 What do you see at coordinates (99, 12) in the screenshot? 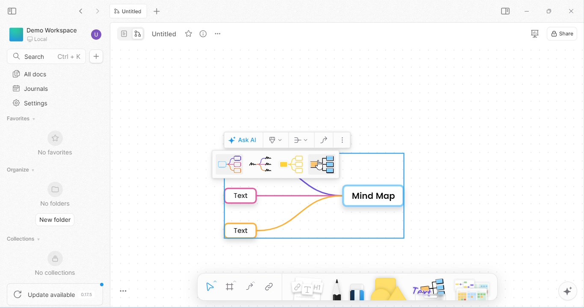
I see `go forward` at bounding box center [99, 12].